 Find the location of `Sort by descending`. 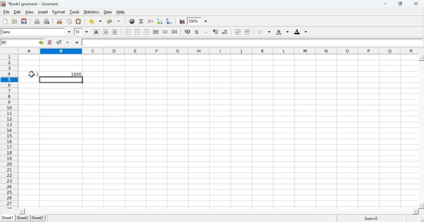

Sort by descending is located at coordinates (225, 32).